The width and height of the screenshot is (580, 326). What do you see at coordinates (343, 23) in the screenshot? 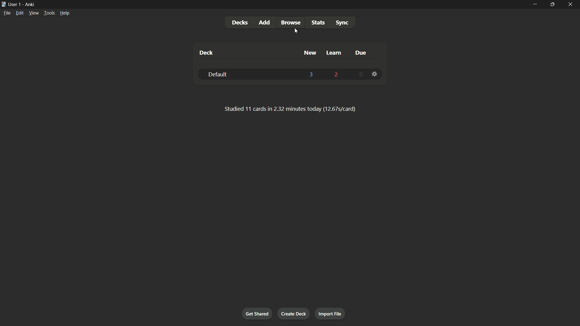
I see `sync` at bounding box center [343, 23].